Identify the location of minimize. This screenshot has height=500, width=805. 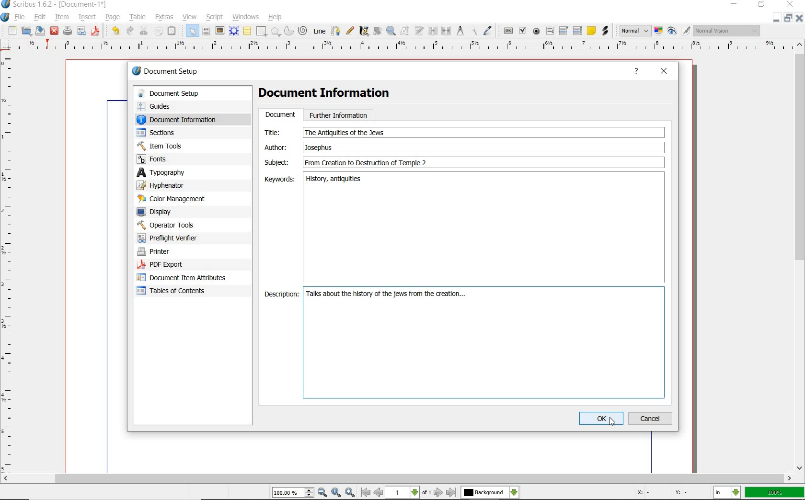
(733, 4).